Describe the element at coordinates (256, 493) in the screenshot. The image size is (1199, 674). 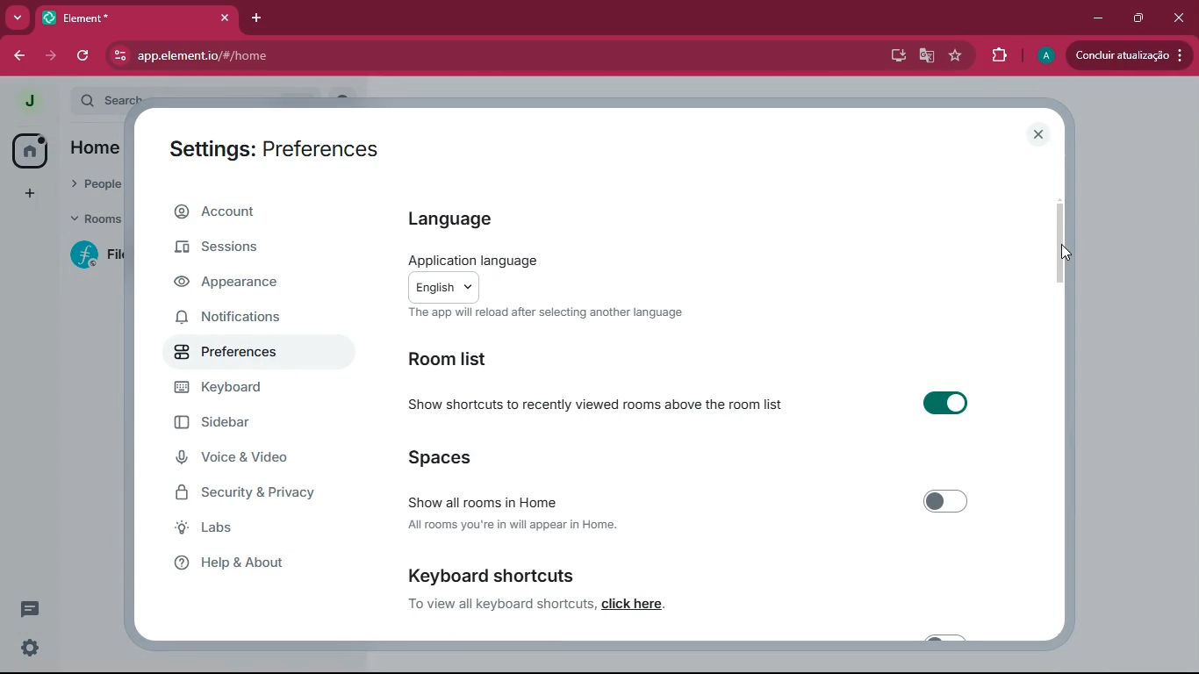
I see `security & privacy` at that location.